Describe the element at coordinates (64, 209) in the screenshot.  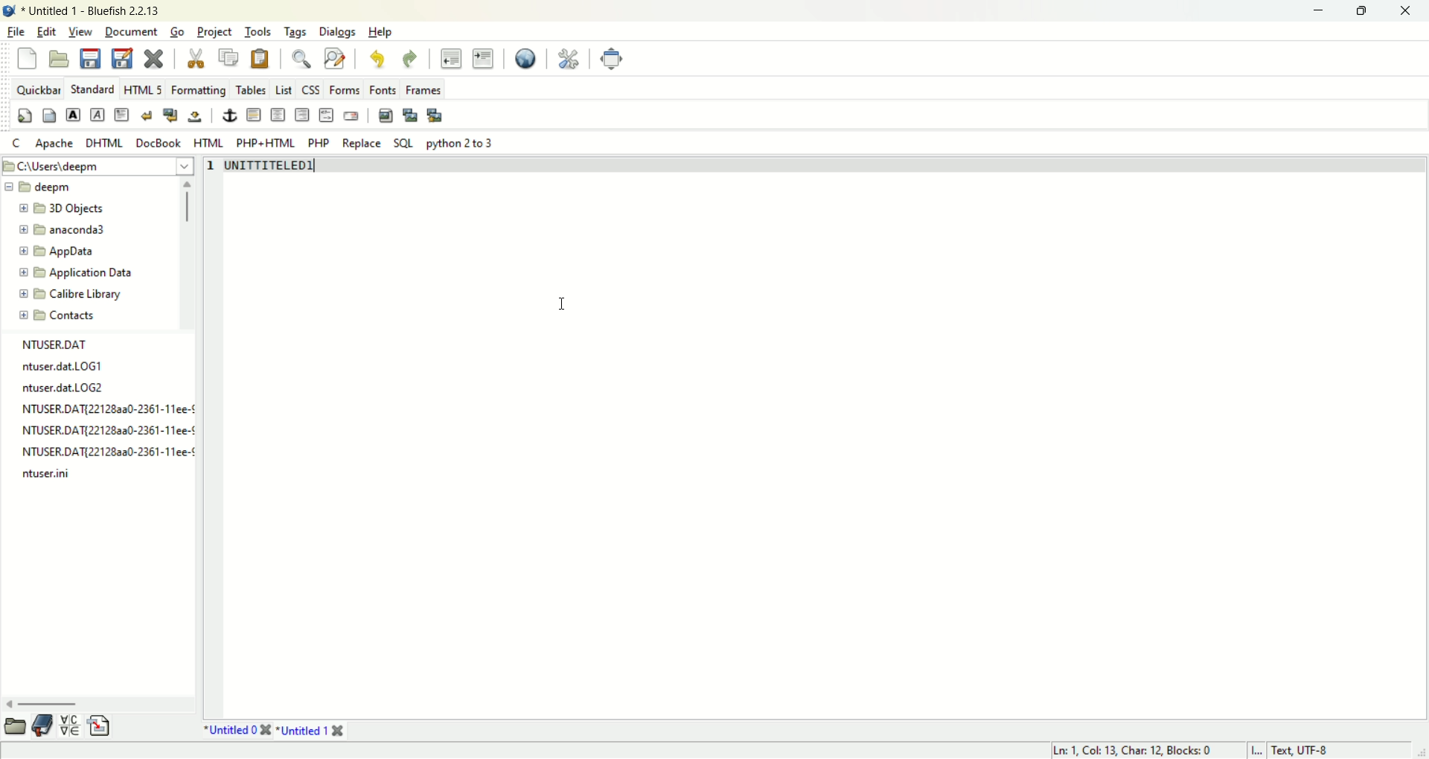
I see `3D objects` at that location.